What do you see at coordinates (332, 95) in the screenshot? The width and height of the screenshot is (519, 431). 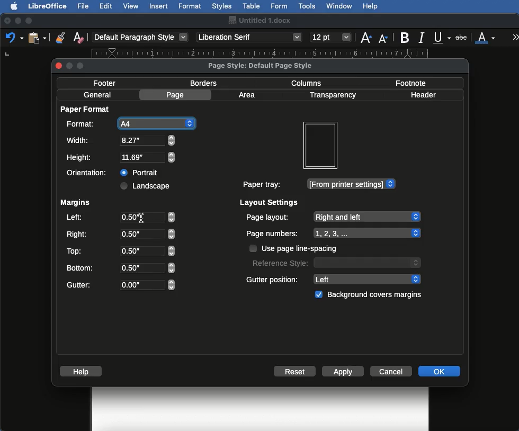 I see `Transparency` at bounding box center [332, 95].